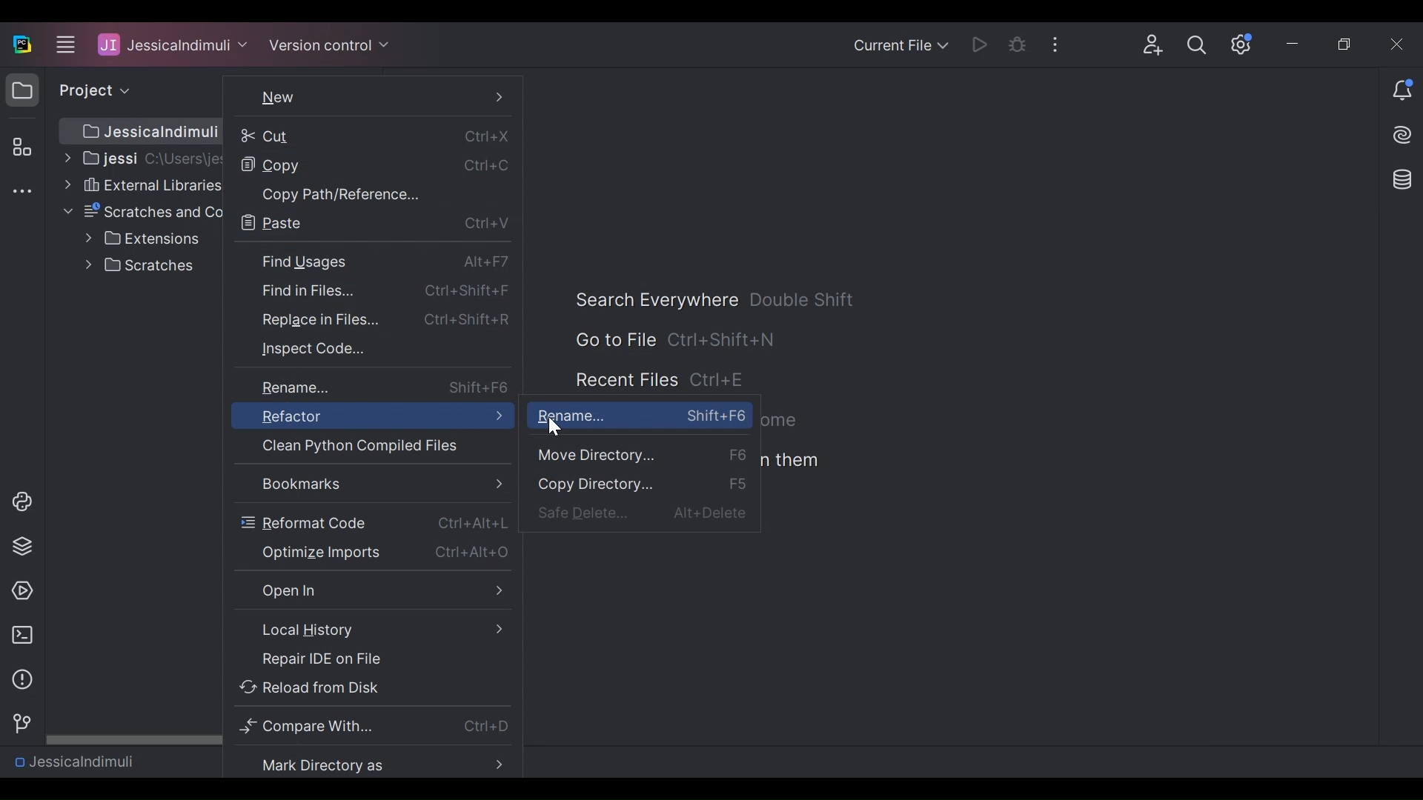 This screenshot has height=800, width=1423. Describe the element at coordinates (626, 381) in the screenshot. I see `Recent Files` at that location.